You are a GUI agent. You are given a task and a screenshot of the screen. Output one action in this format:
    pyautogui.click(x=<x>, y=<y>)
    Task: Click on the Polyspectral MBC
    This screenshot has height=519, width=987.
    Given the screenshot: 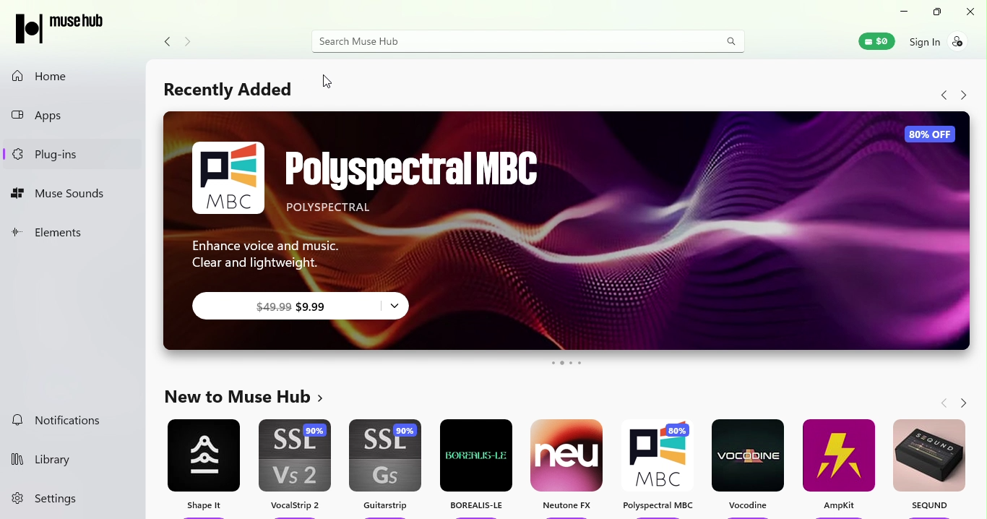 What is the action you would take?
    pyautogui.click(x=657, y=467)
    